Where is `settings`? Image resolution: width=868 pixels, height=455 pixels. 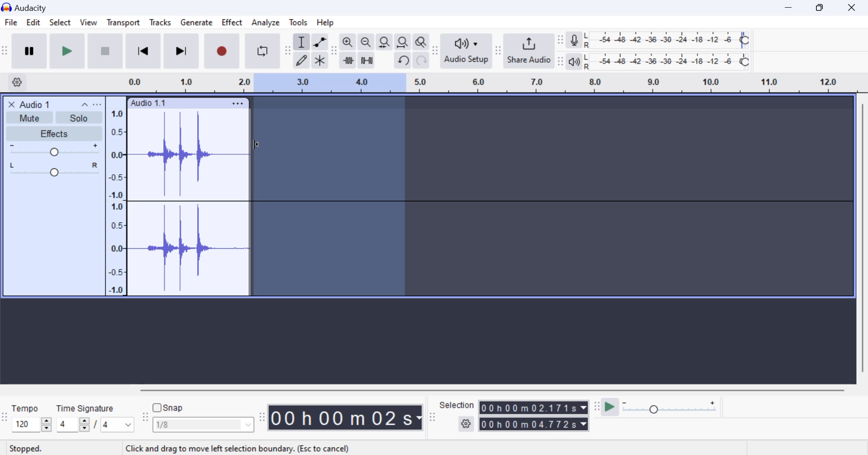
settings is located at coordinates (467, 424).